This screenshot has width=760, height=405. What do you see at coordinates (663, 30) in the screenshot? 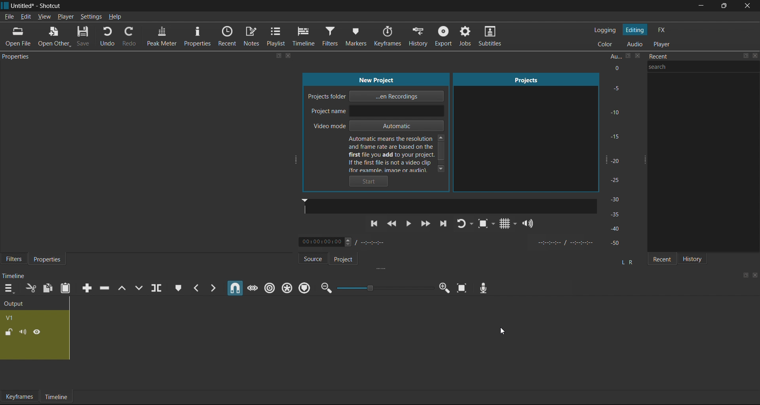
I see `FX` at bounding box center [663, 30].